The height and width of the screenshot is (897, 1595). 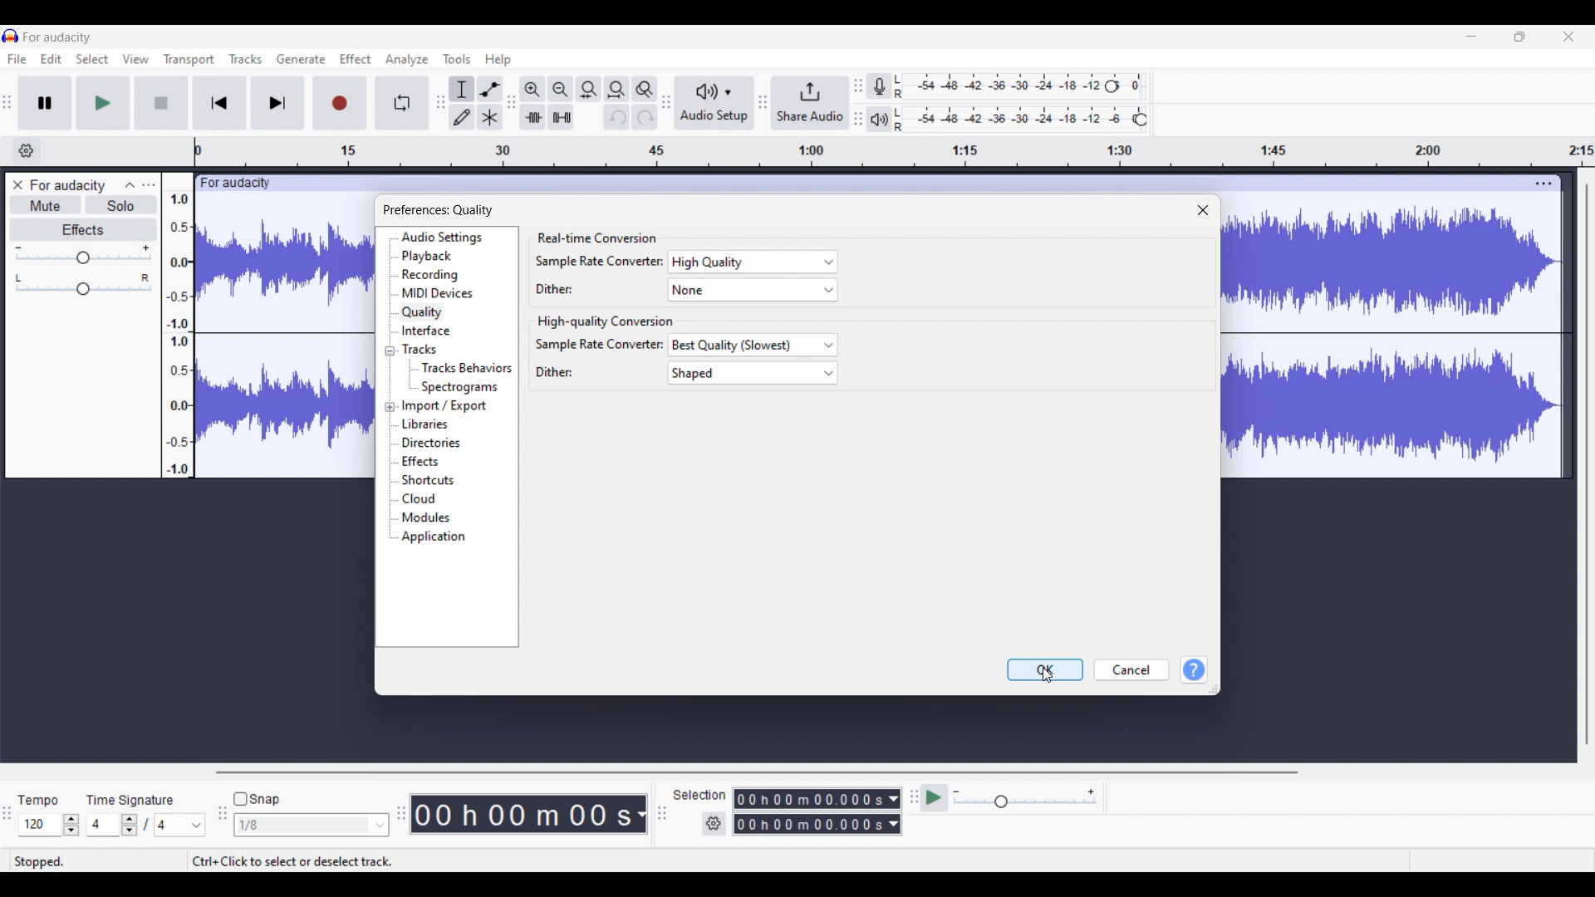 I want to click on Pan to left, so click(x=18, y=278).